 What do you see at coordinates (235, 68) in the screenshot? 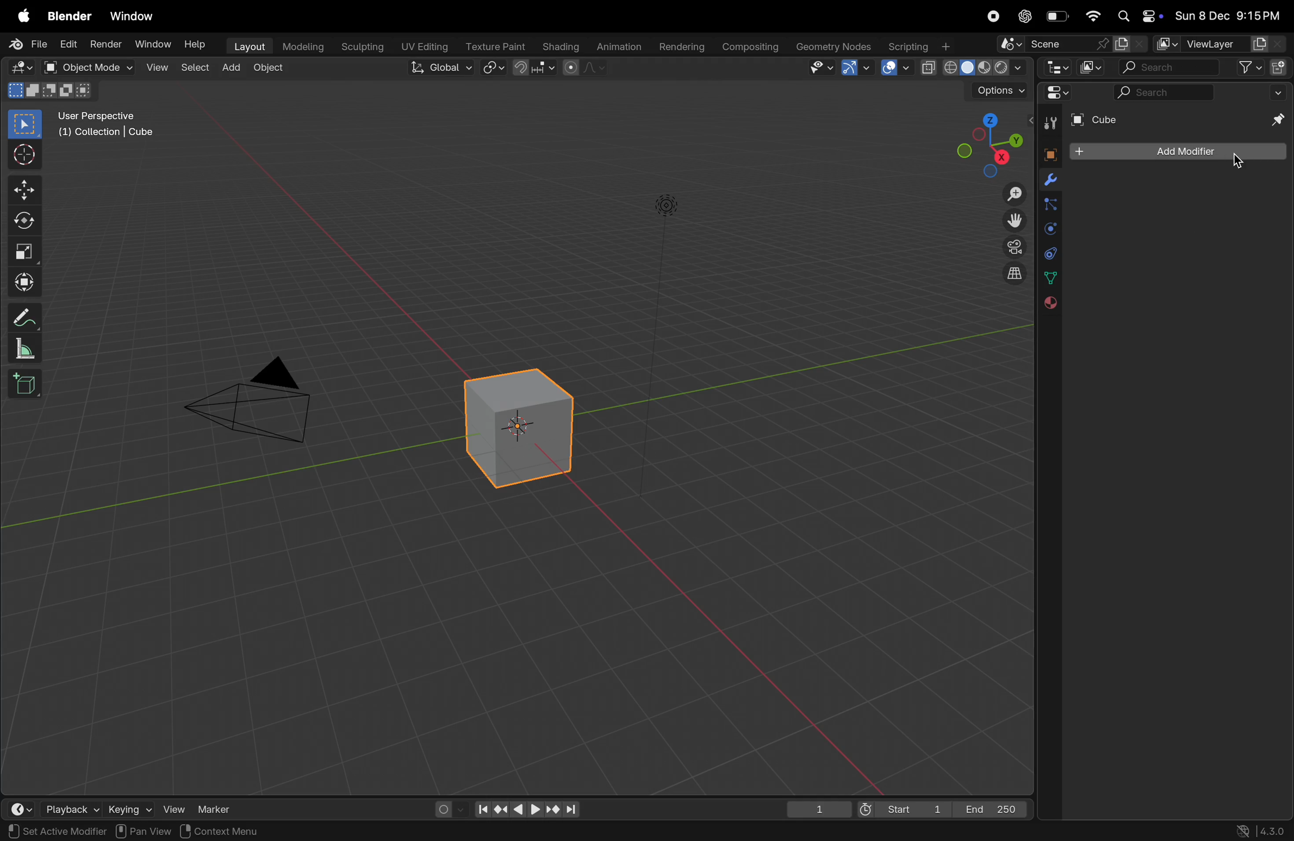
I see `add` at bounding box center [235, 68].